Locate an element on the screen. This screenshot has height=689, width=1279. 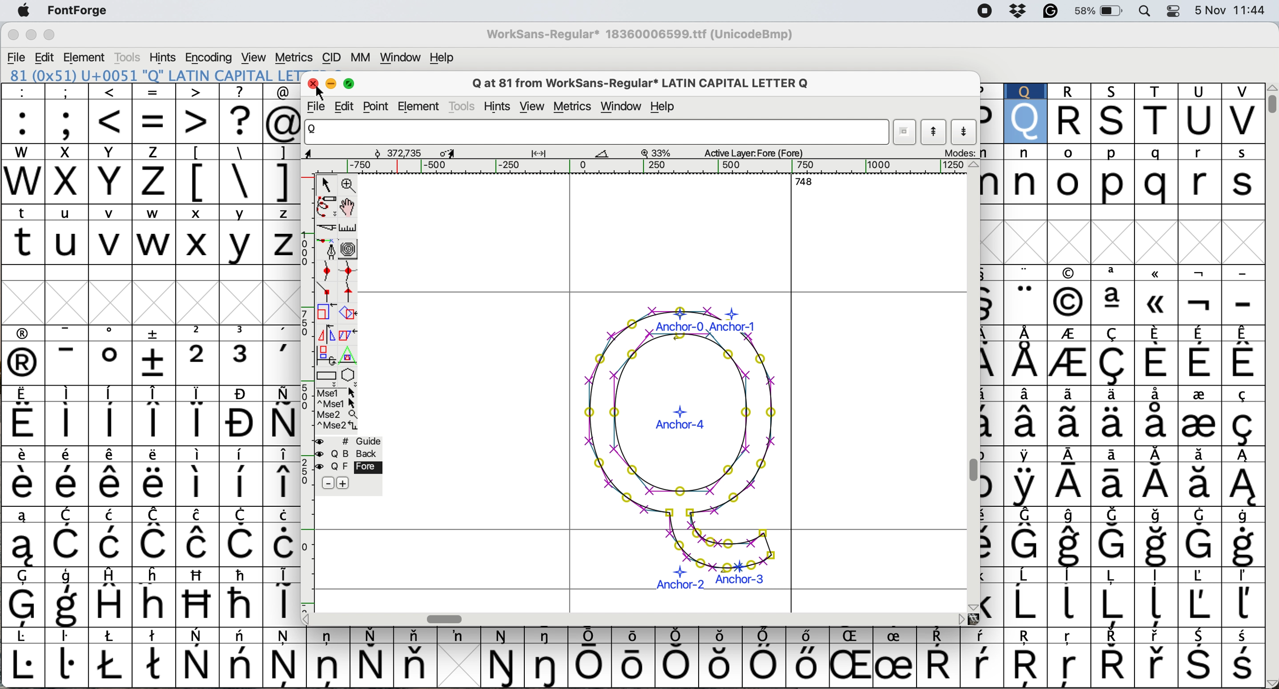
horizontal scroll bar is located at coordinates (447, 618).